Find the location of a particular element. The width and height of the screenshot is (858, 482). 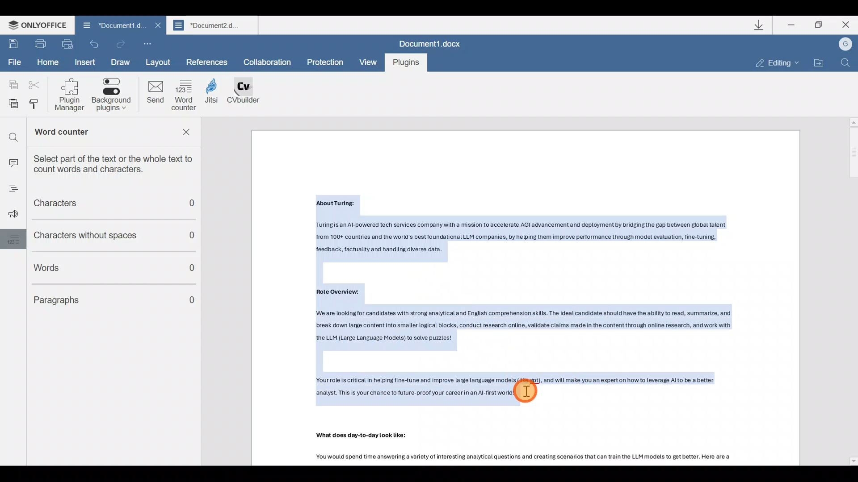

Copy style is located at coordinates (38, 106).